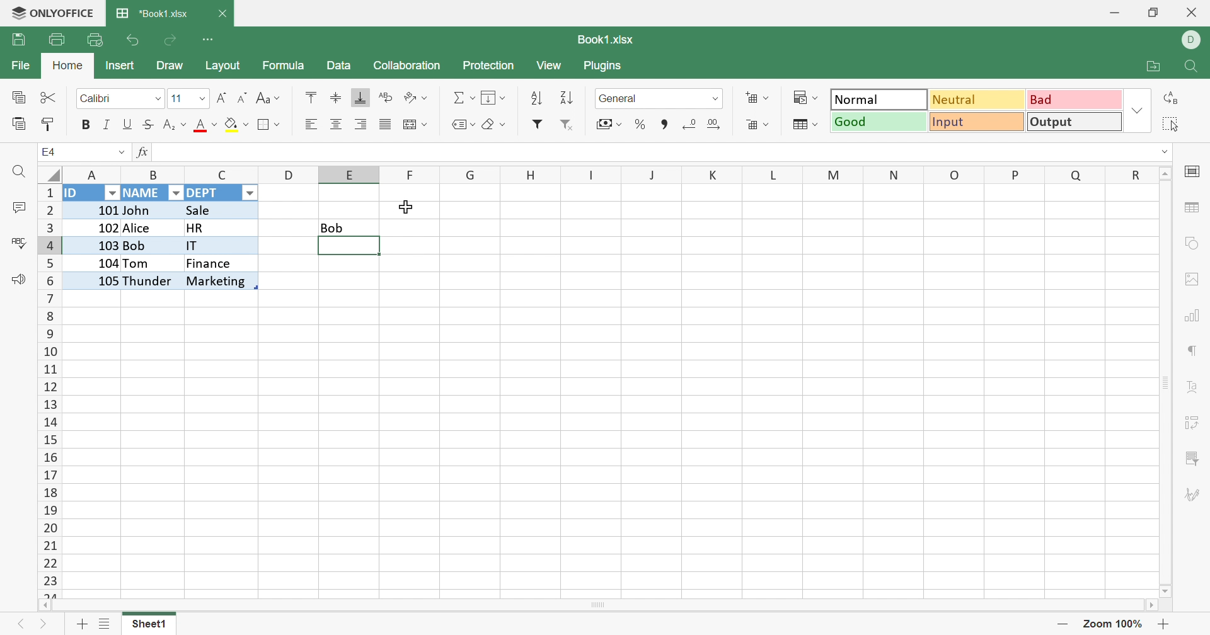 This screenshot has height=635, width=1210. What do you see at coordinates (1193, 423) in the screenshot?
I see `Pivot Table settings` at bounding box center [1193, 423].